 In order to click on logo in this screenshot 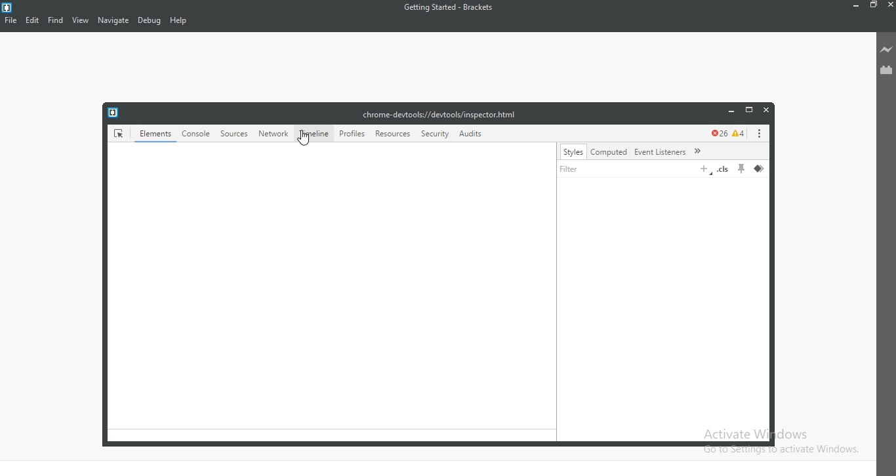, I will do `click(113, 113)`.